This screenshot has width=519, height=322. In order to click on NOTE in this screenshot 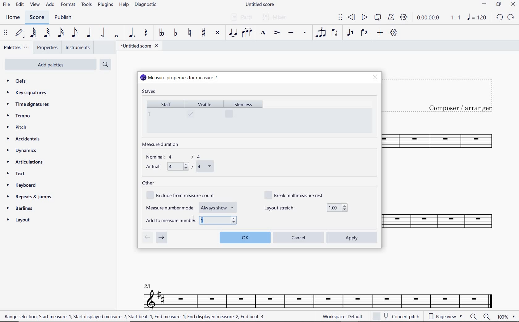, I will do `click(476, 18)`.